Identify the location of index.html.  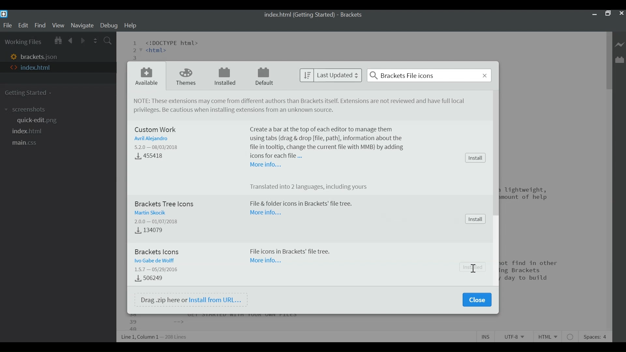
(28, 131).